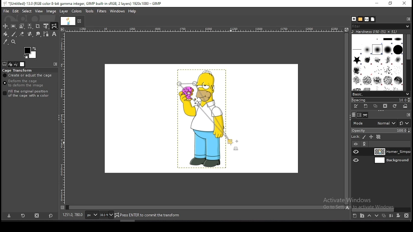 The image size is (413, 232). What do you see at coordinates (13, 42) in the screenshot?
I see `zoom tool` at bounding box center [13, 42].